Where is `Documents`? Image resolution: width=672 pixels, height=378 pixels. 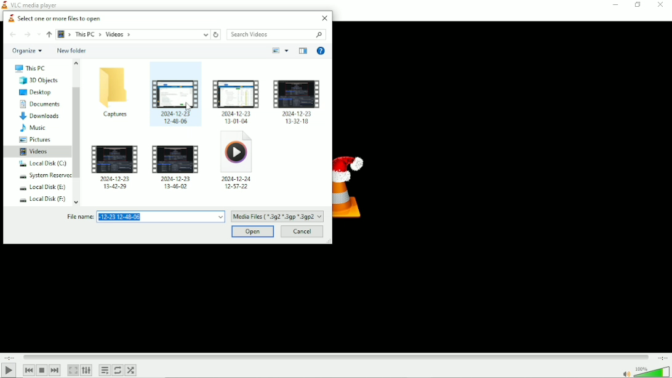
Documents is located at coordinates (39, 104).